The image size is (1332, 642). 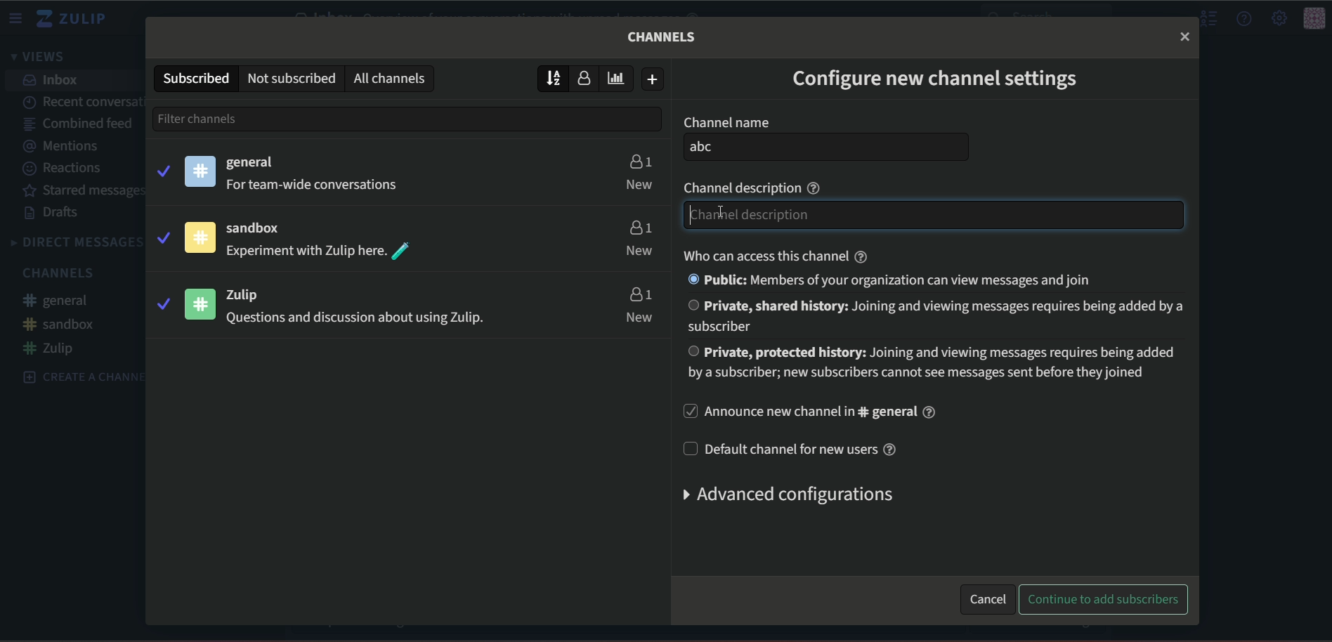 What do you see at coordinates (50, 214) in the screenshot?
I see `drafts` at bounding box center [50, 214].